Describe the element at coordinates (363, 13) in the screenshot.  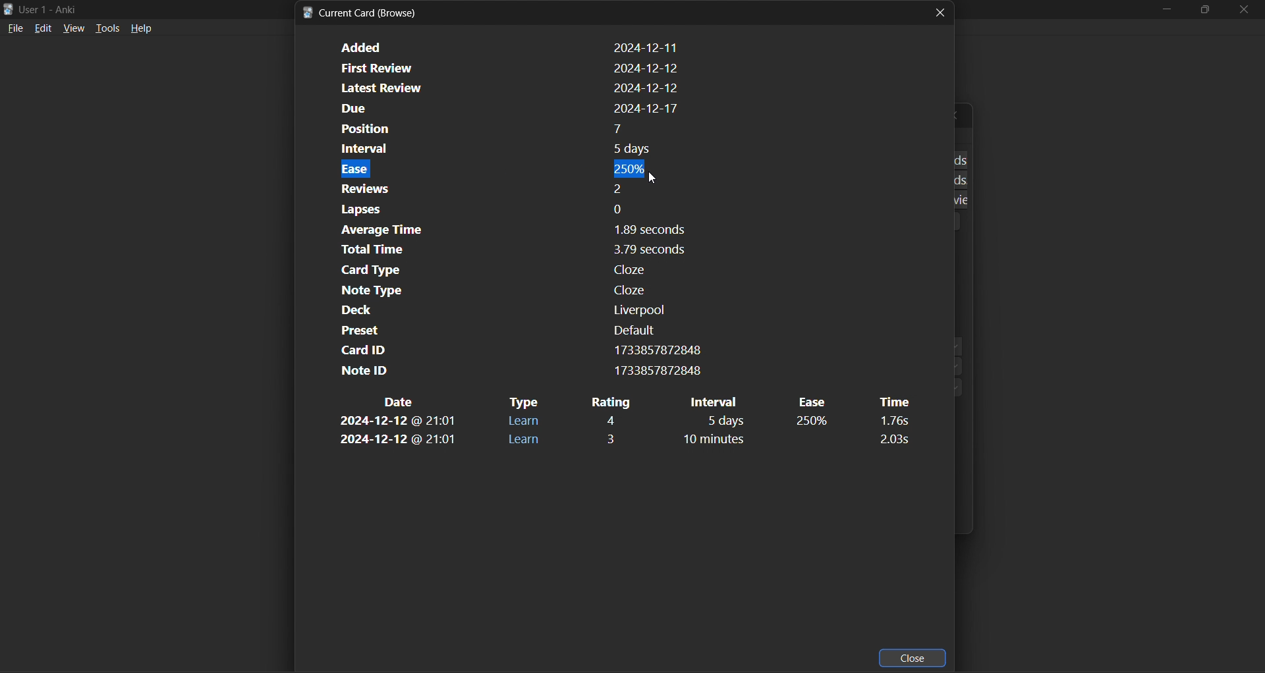
I see `card info title bar` at that location.